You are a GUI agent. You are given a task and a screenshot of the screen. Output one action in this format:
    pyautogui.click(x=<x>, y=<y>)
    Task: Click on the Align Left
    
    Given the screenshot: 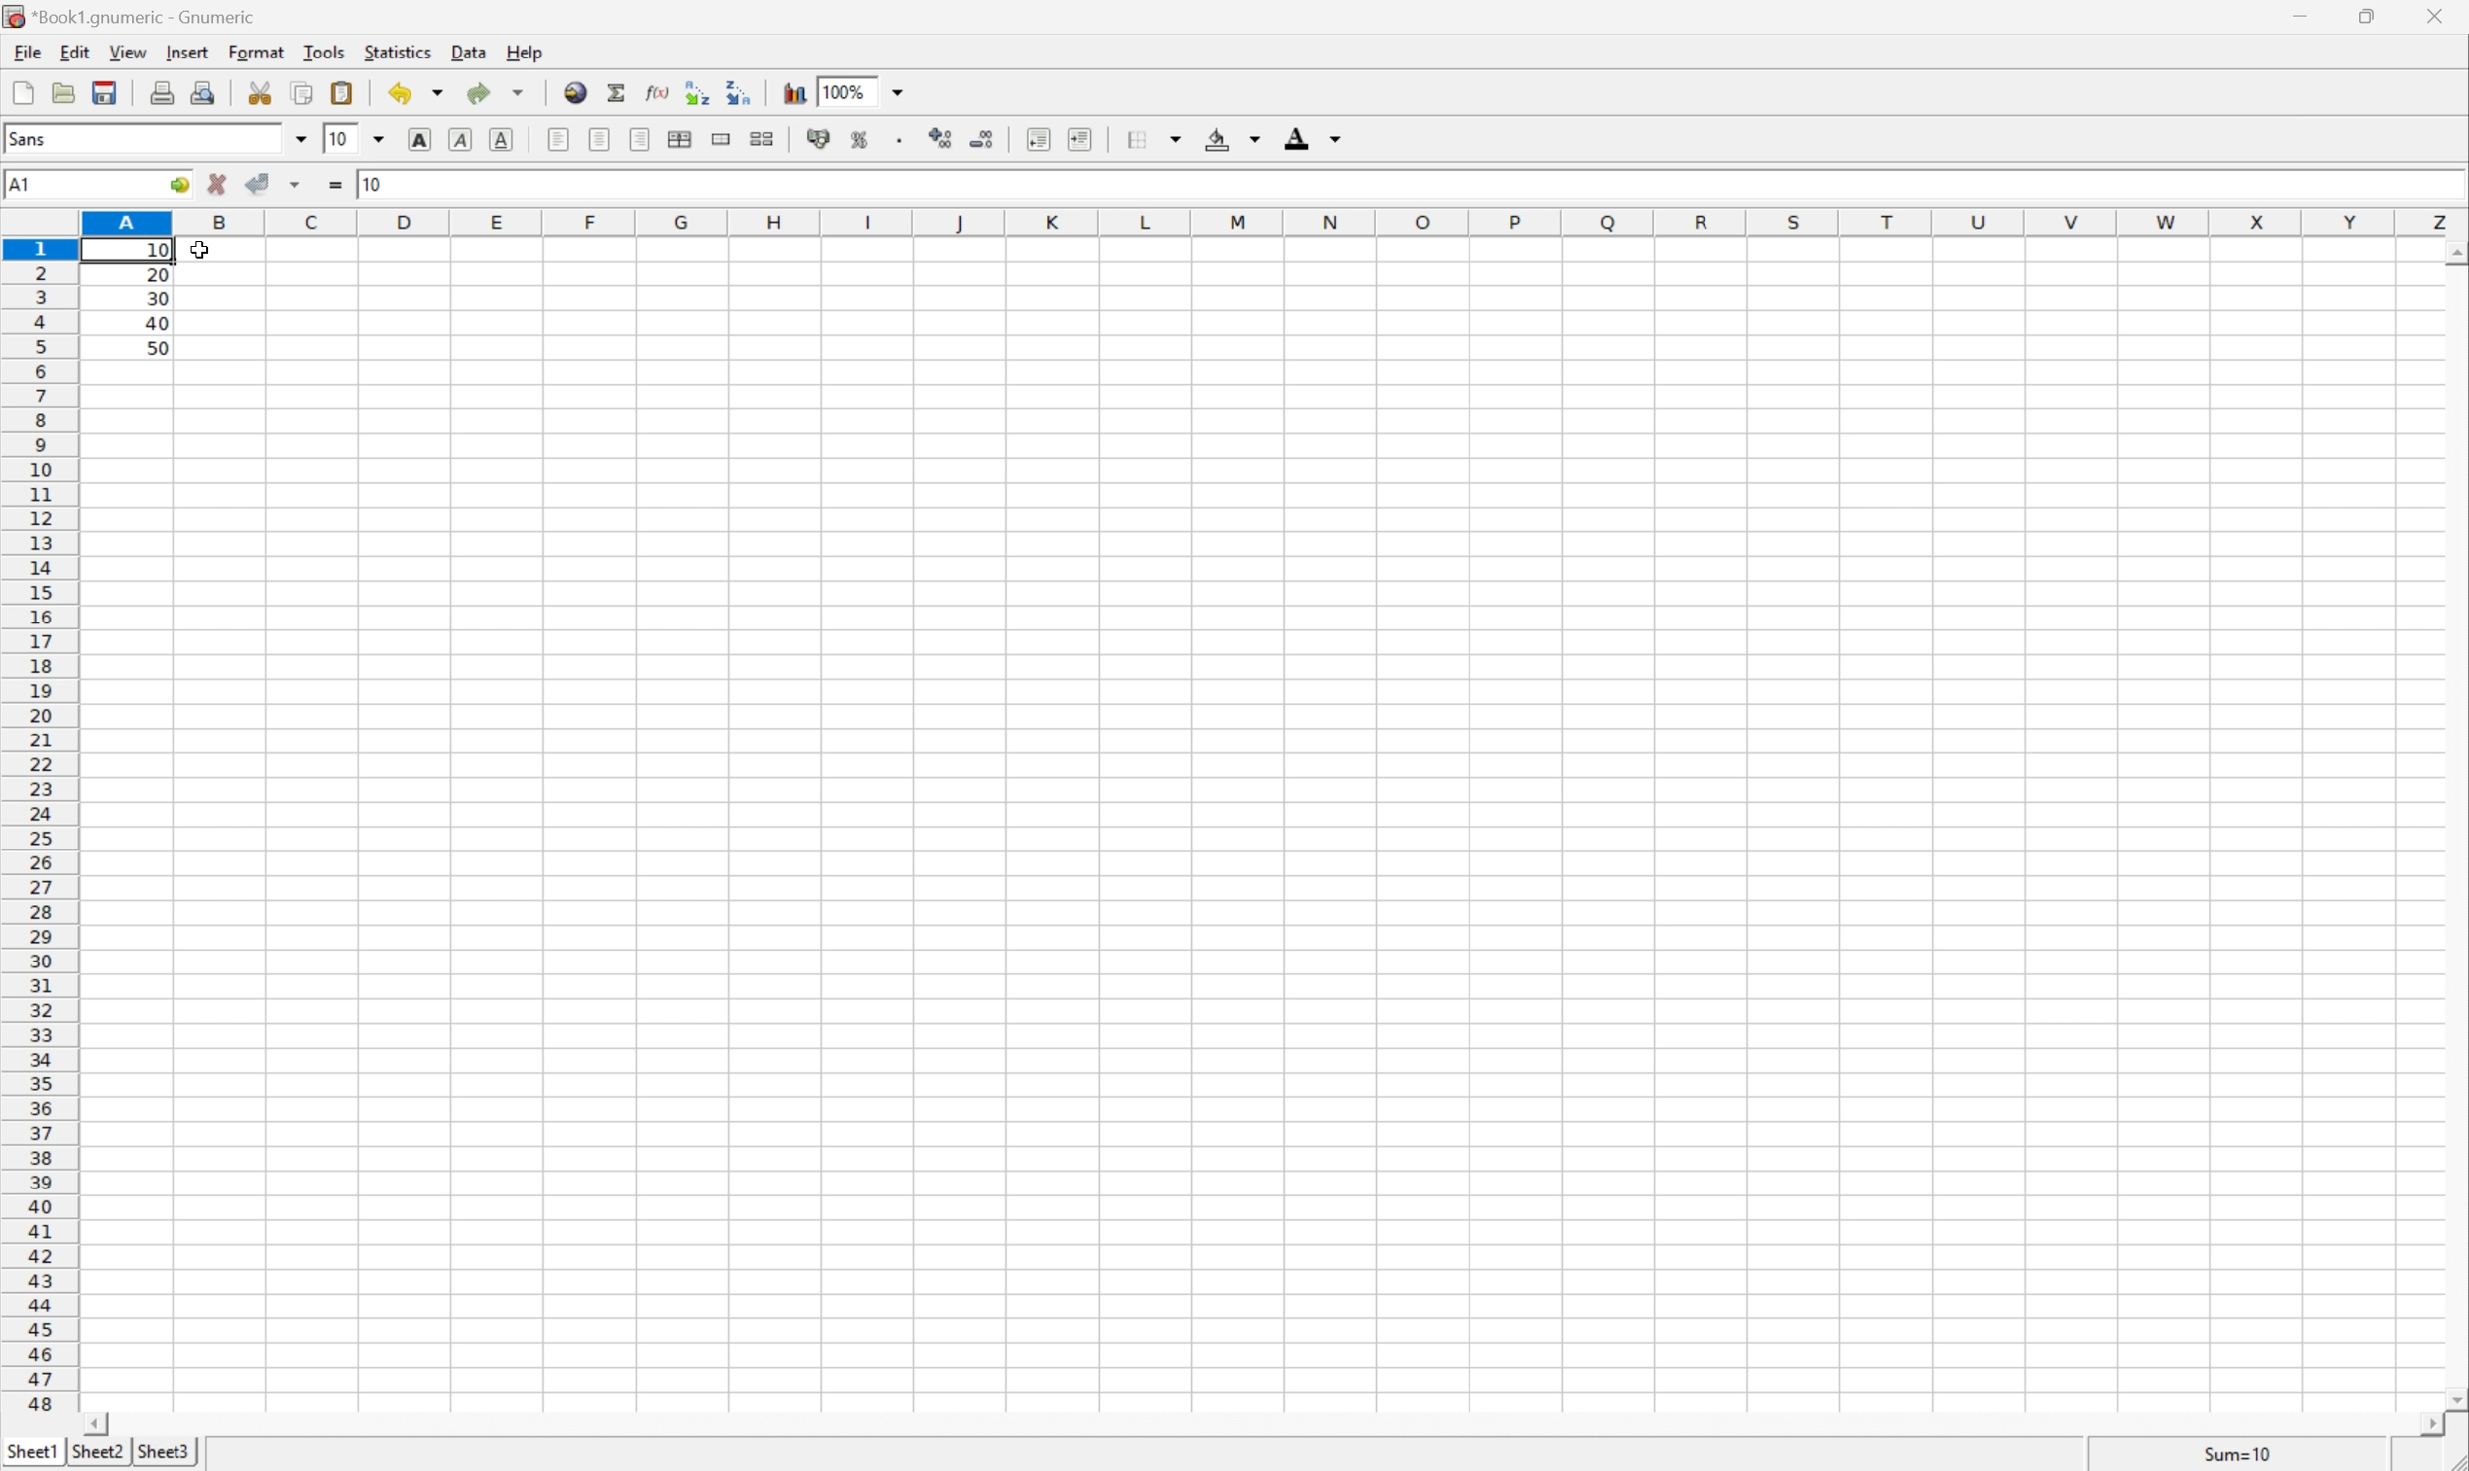 What is the action you would take?
    pyautogui.click(x=557, y=138)
    